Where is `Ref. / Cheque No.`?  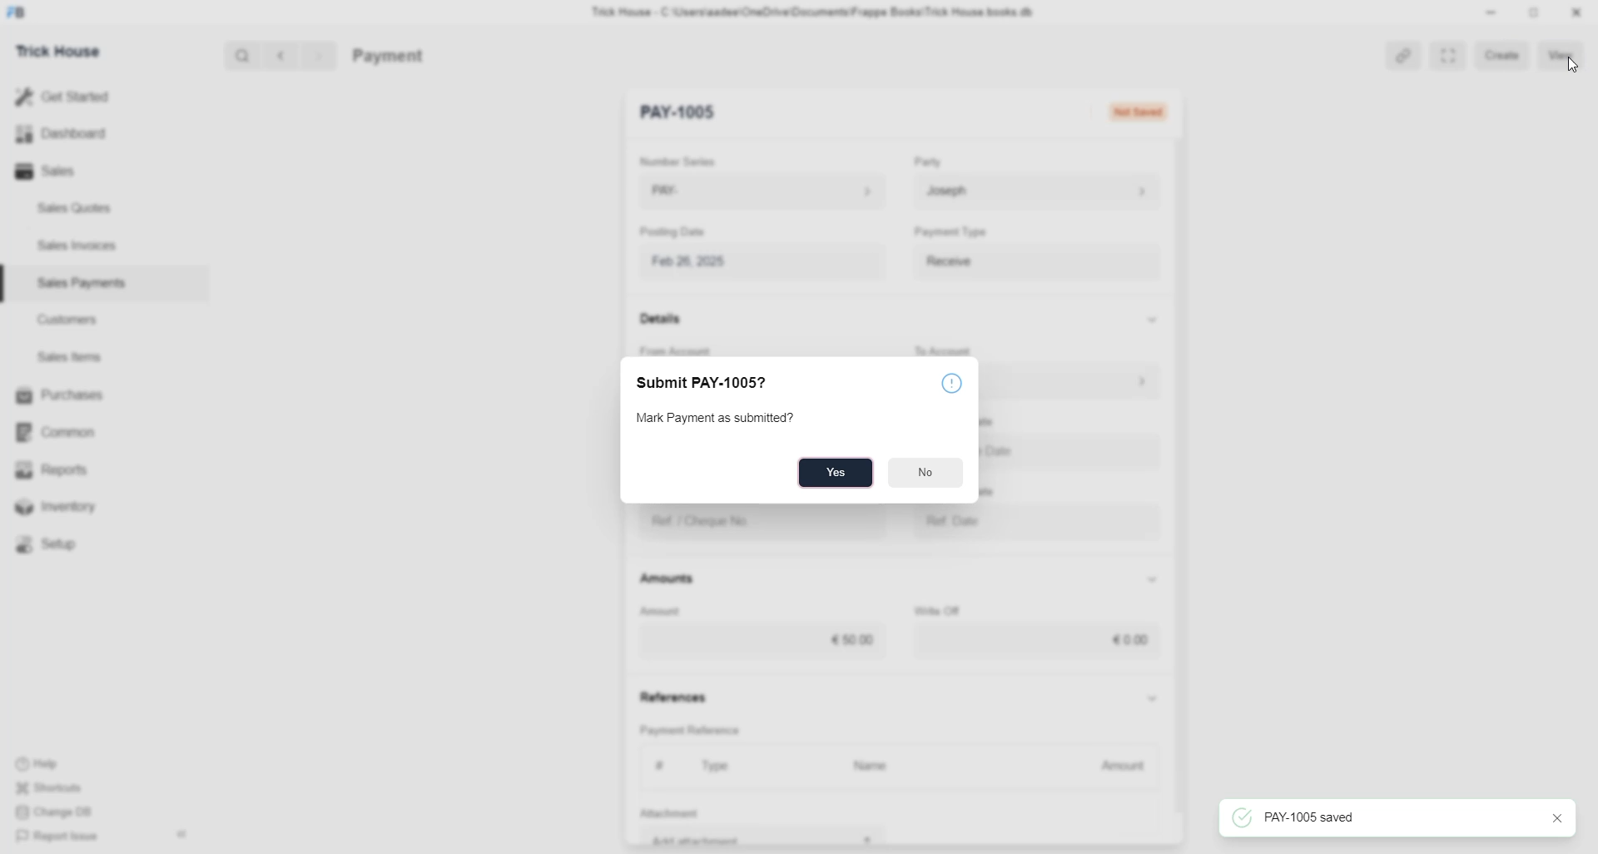 Ref. / Cheque No. is located at coordinates (766, 523).